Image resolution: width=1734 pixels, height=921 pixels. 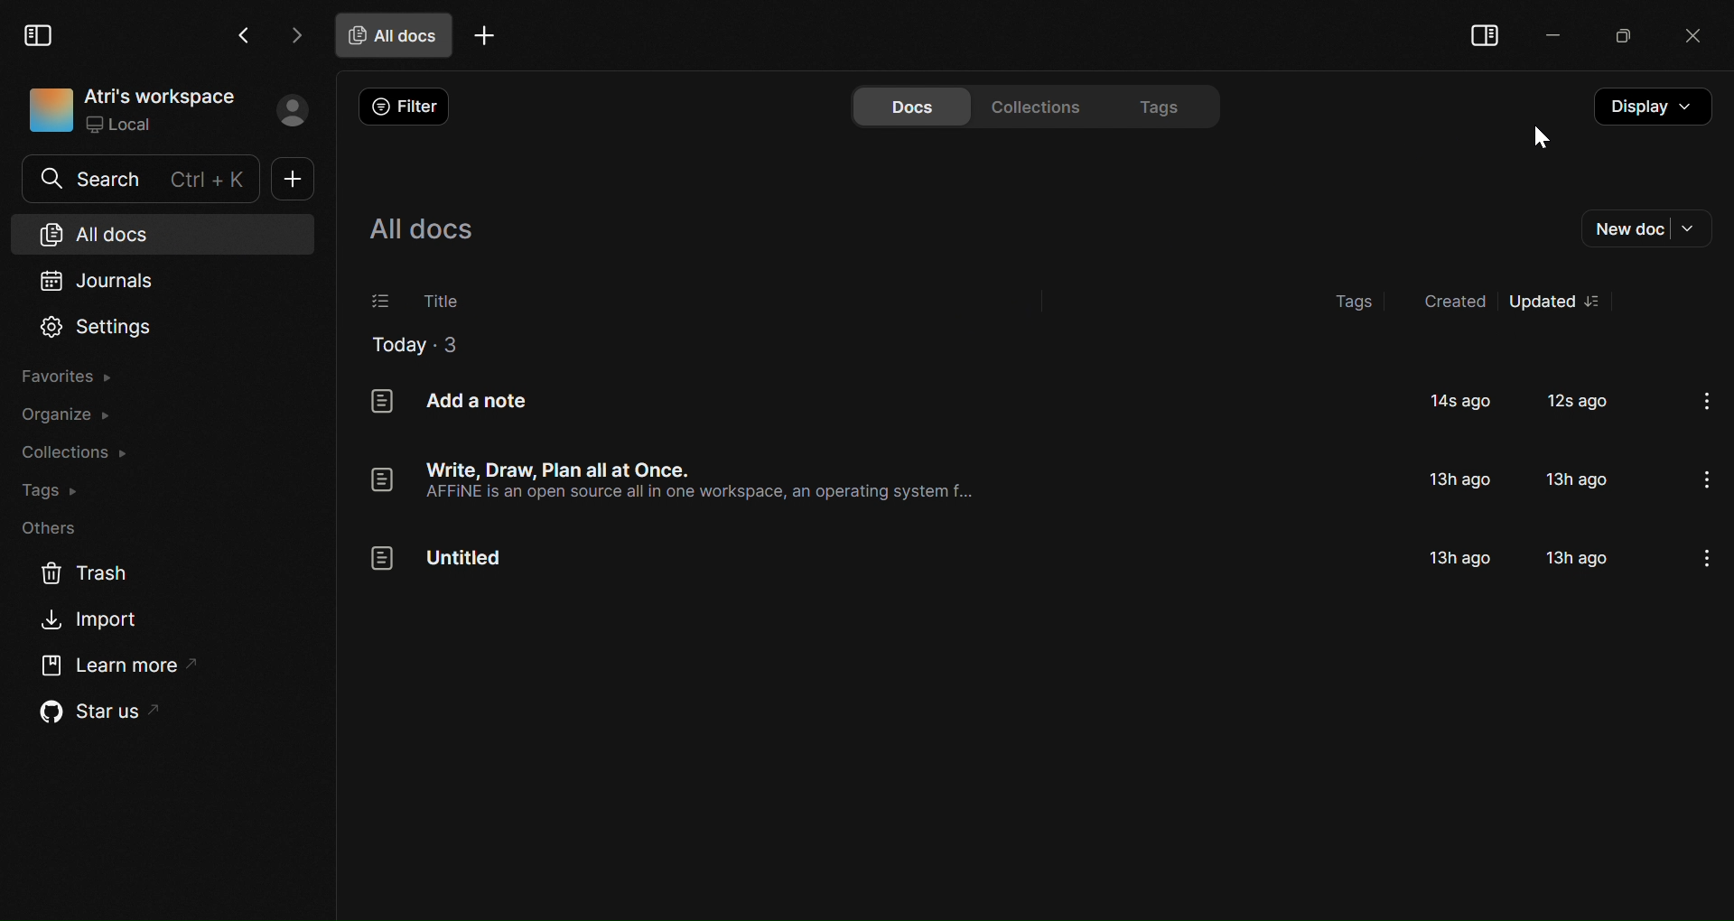 What do you see at coordinates (1461, 480) in the screenshot?
I see `13h ago` at bounding box center [1461, 480].